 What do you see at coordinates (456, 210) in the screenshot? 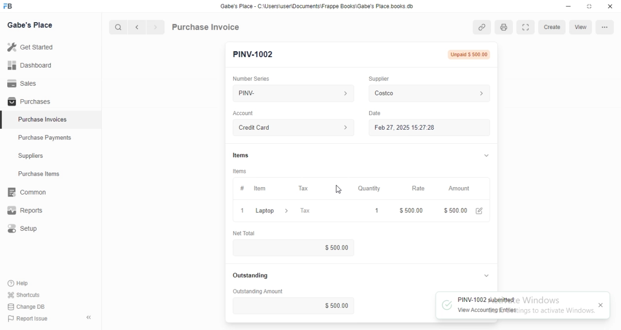
I see `$ 500.00` at bounding box center [456, 210].